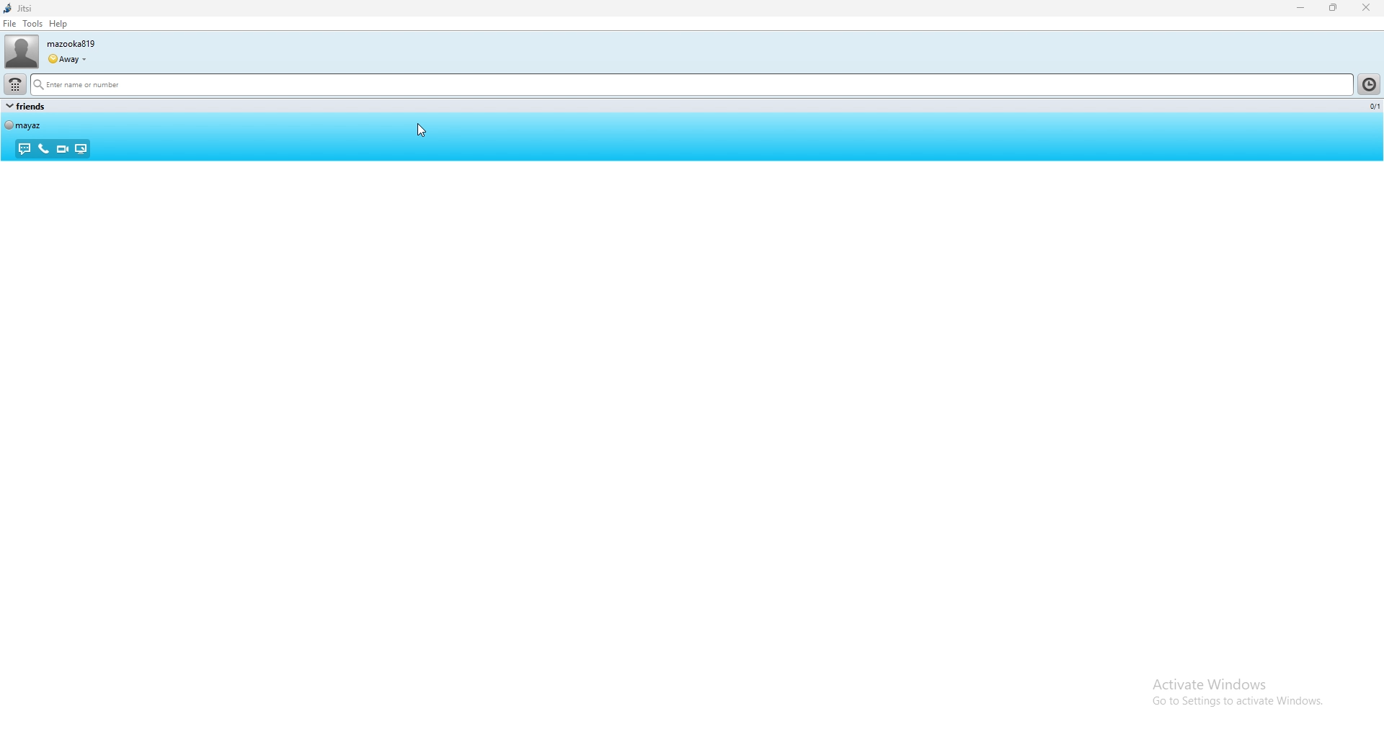 The width and height of the screenshot is (1384, 742). Describe the element at coordinates (21, 52) in the screenshot. I see `user photo` at that location.